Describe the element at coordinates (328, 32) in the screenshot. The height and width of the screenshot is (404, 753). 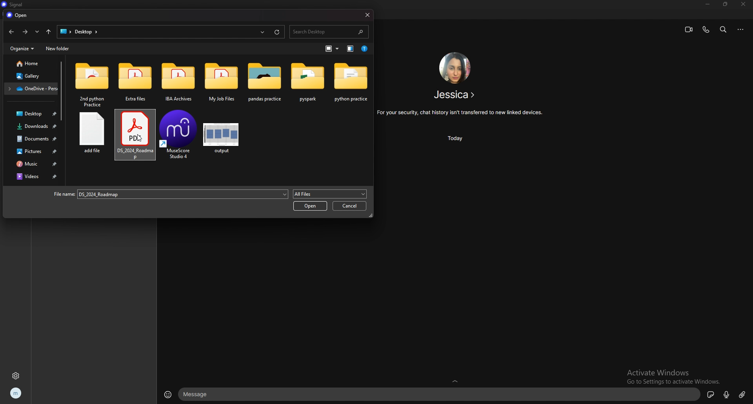
I see `search desktop` at that location.